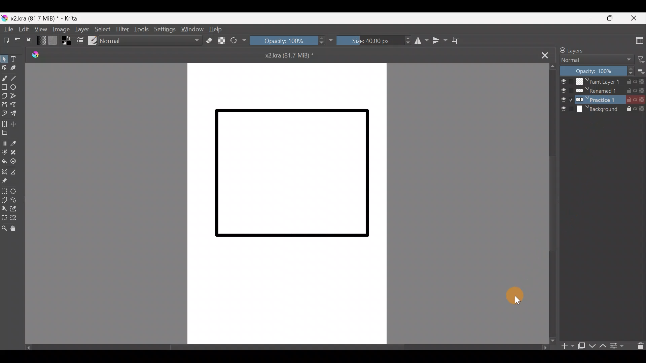 The width and height of the screenshot is (646, 363). What do you see at coordinates (7, 29) in the screenshot?
I see `File` at bounding box center [7, 29].